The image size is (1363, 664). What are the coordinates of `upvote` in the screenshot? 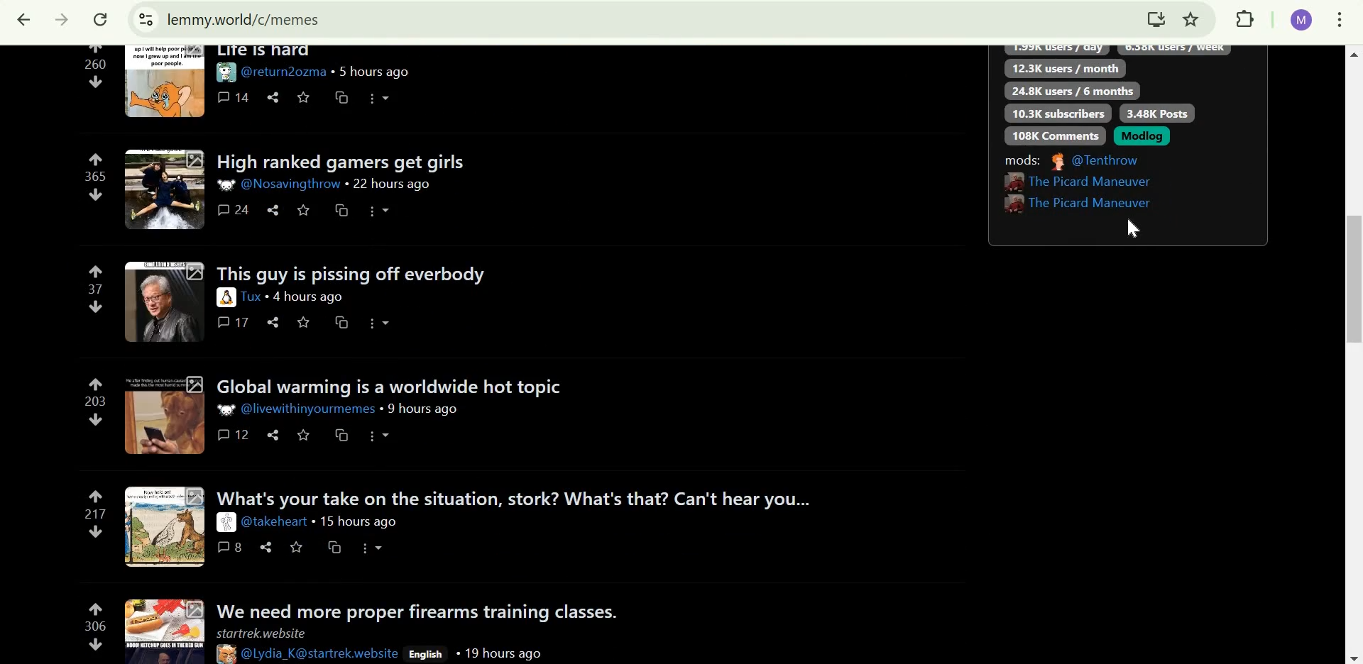 It's located at (97, 606).